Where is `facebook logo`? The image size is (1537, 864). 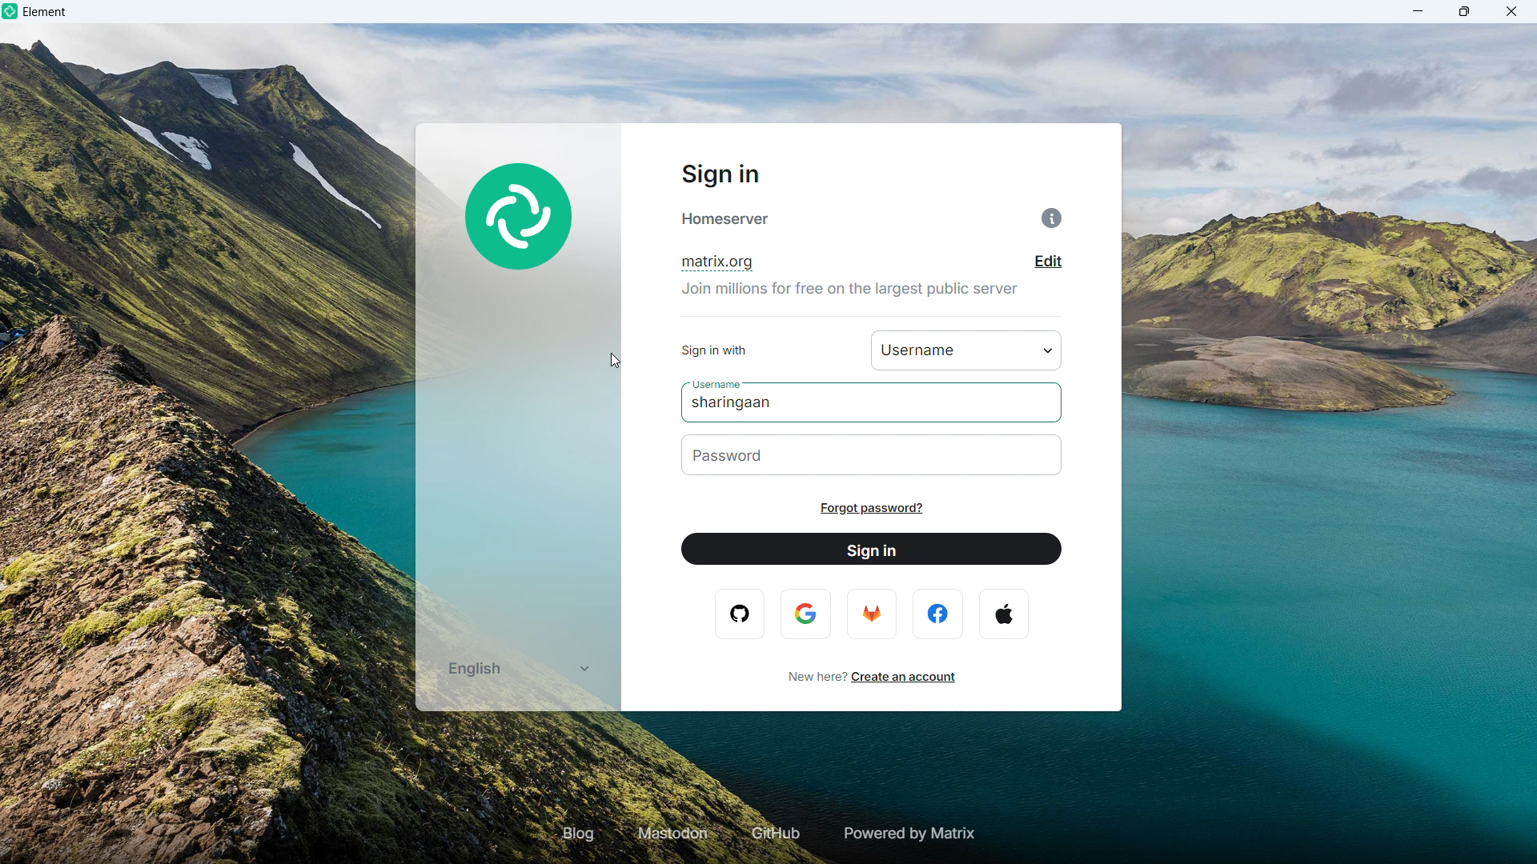 facebook logo is located at coordinates (940, 614).